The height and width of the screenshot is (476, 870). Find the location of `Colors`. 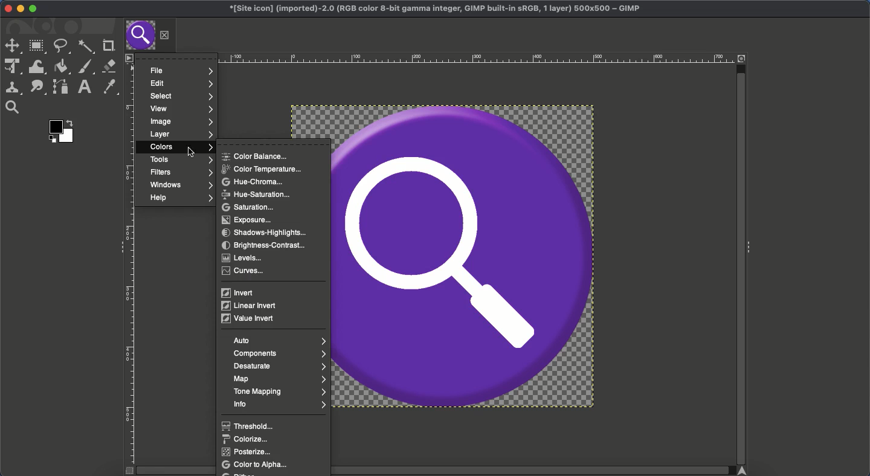

Colors is located at coordinates (181, 147).